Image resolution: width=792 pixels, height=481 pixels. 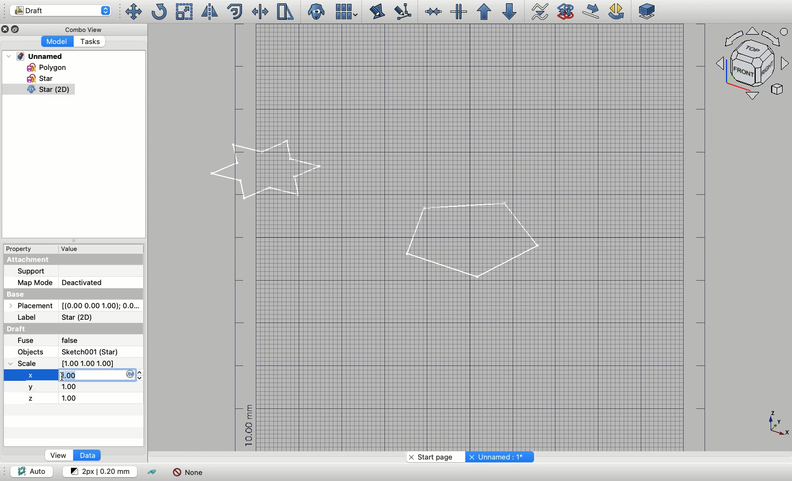 I want to click on Typing, so click(x=98, y=375).